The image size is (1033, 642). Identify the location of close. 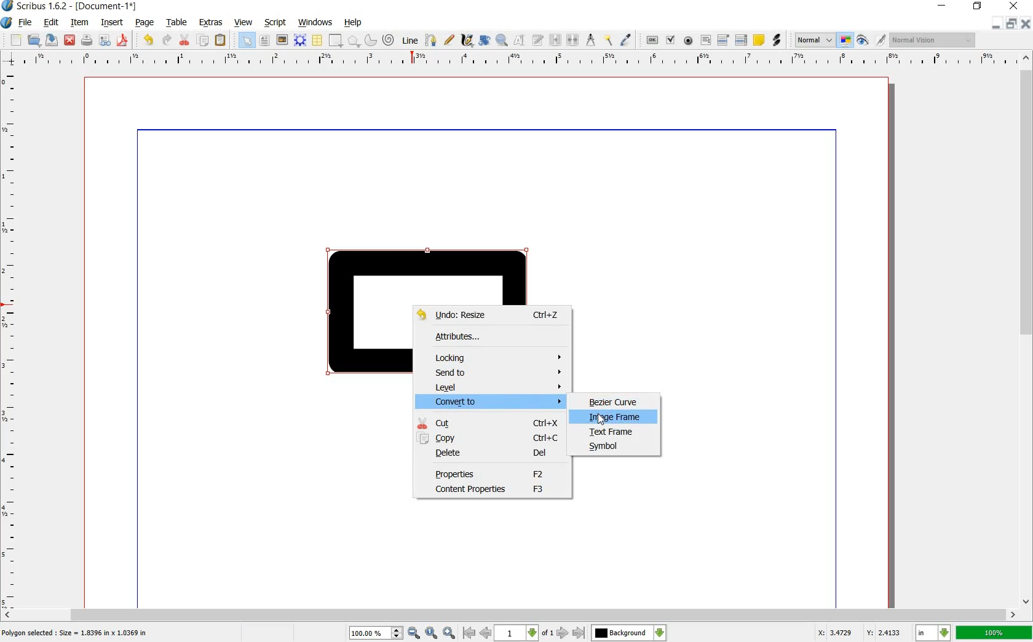
(1013, 6).